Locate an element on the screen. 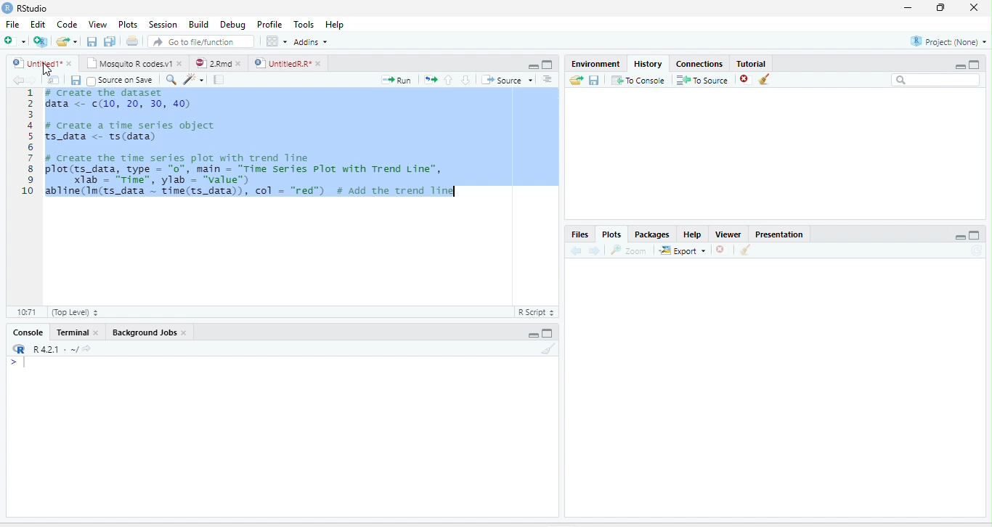 The image size is (992, 527). Tools is located at coordinates (303, 24).